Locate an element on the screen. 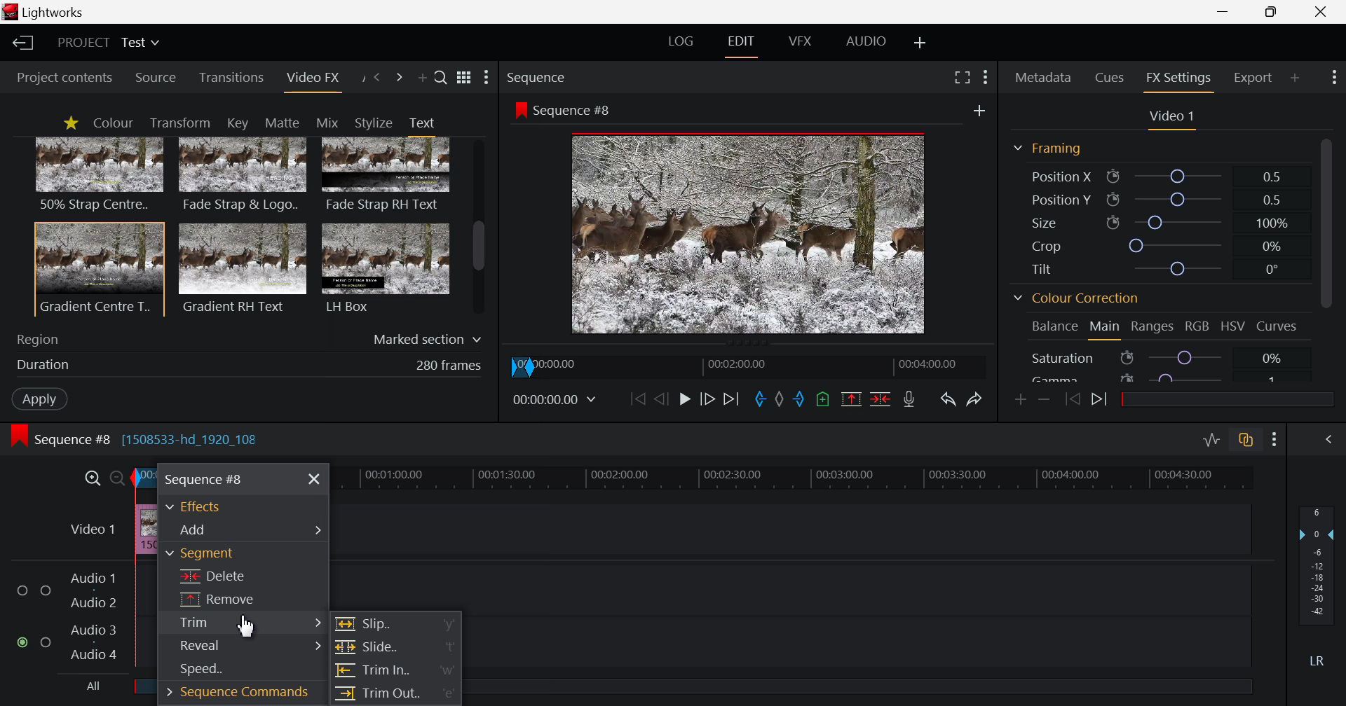  audio input checkbox is located at coordinates (32, 618).